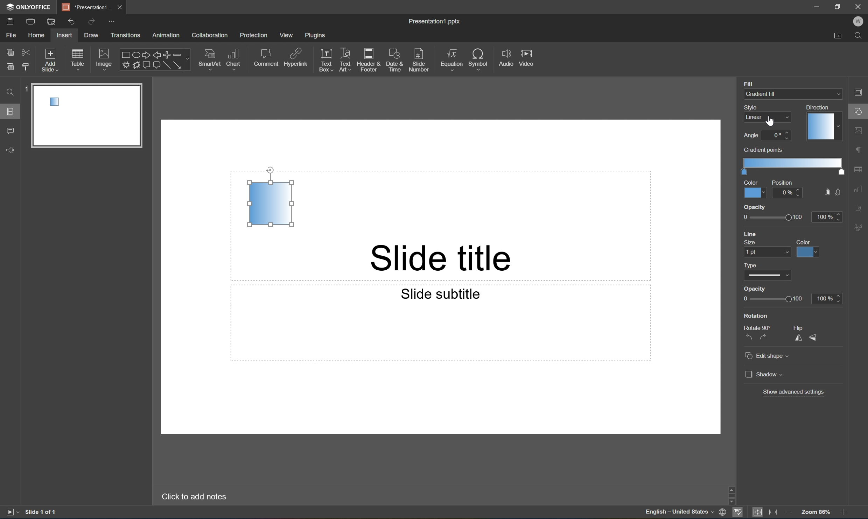 Image resolution: width=868 pixels, height=519 pixels. I want to click on Undo, so click(71, 22).